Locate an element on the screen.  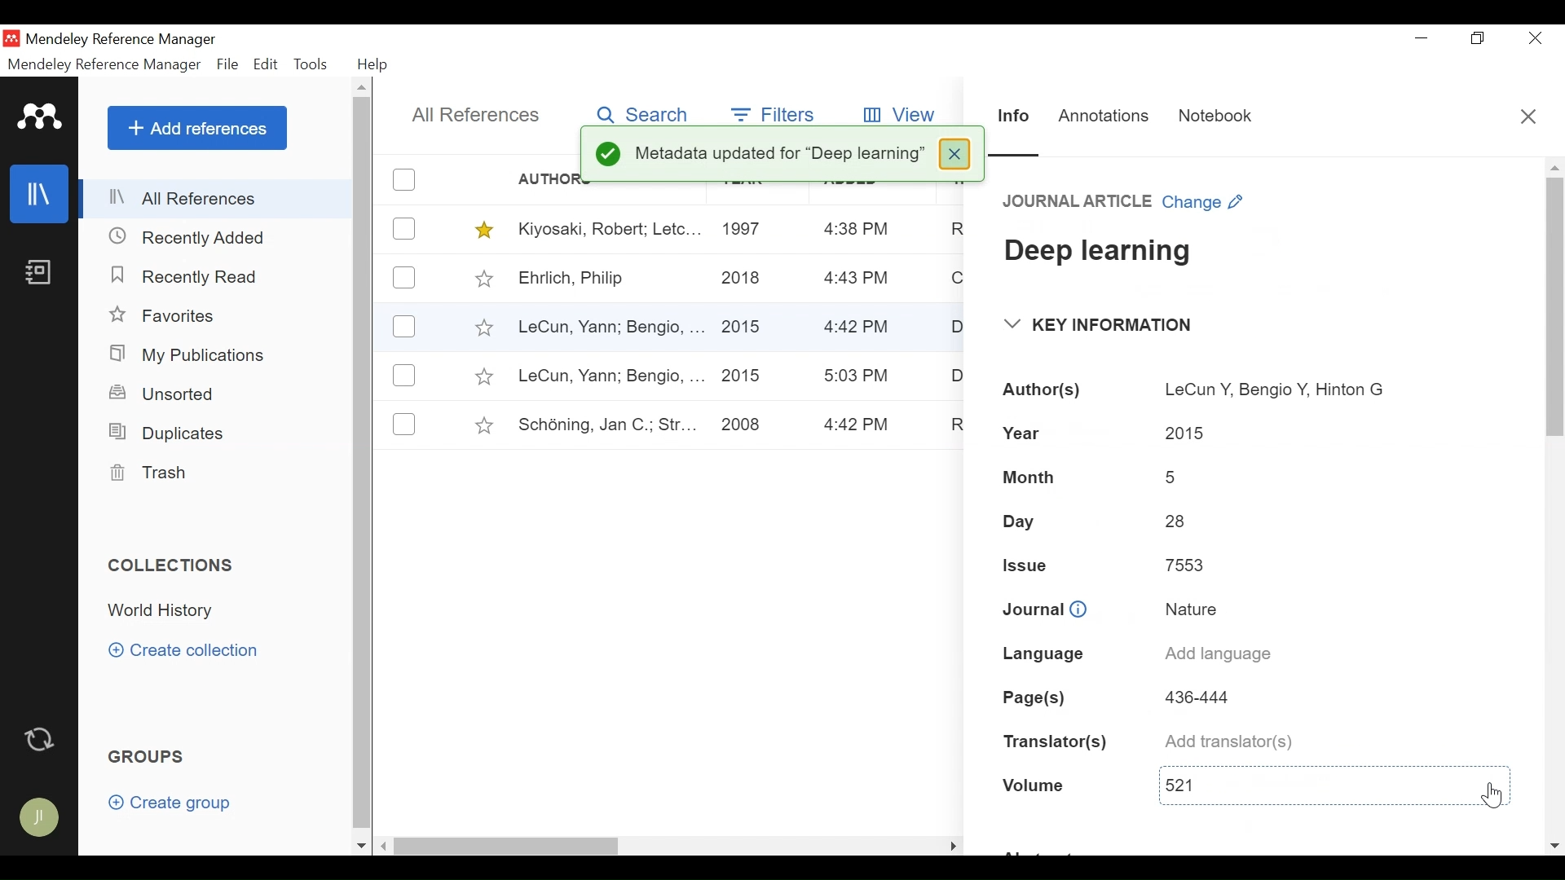
Scroll up is located at coordinates (364, 90).